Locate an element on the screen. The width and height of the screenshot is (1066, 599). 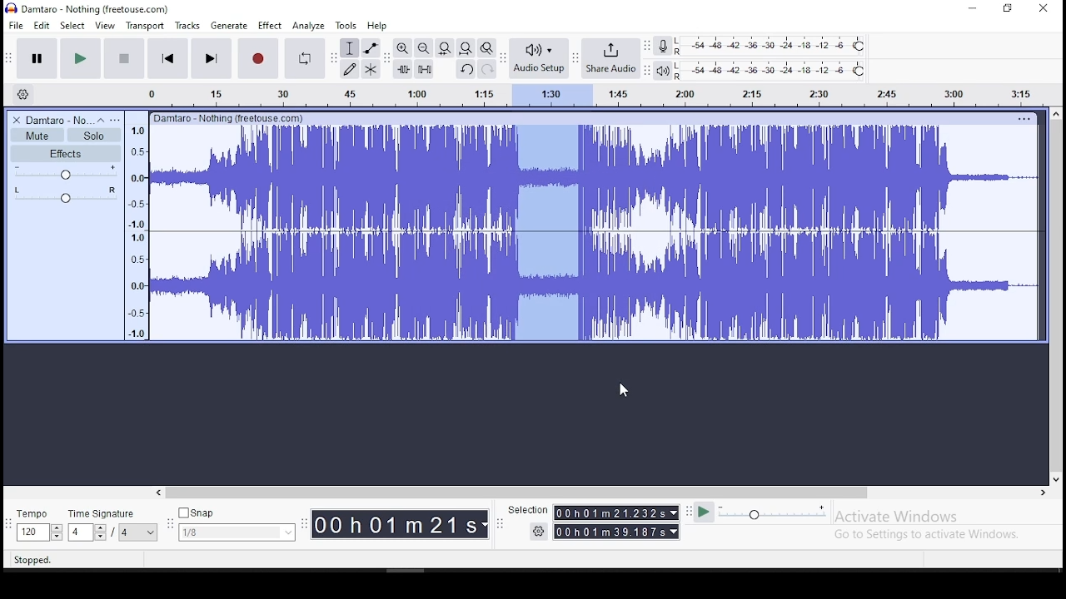
Snap is located at coordinates (237, 513).